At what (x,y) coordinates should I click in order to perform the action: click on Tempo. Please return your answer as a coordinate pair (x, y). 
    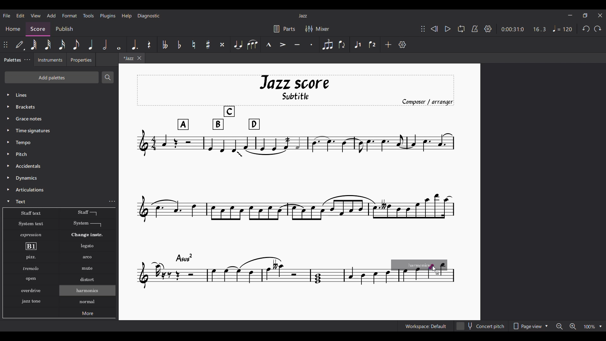
    Looking at the image, I should click on (562, 28).